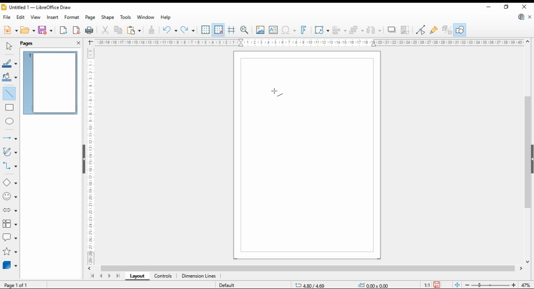 The image size is (534, 289). I want to click on arrange, so click(356, 30).